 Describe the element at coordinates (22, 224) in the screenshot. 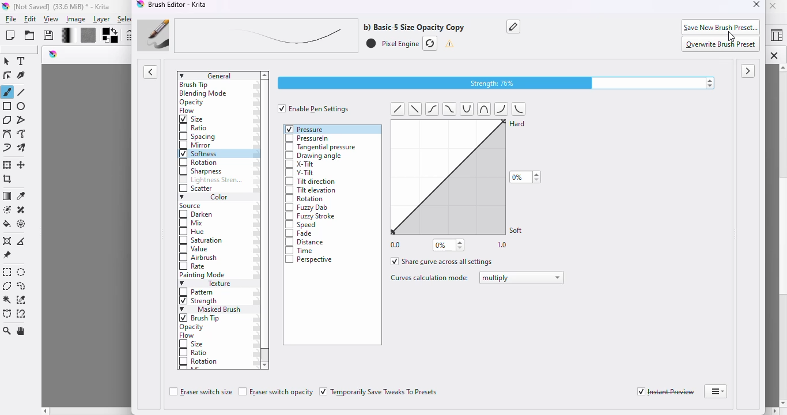

I see `enclose and fill tool` at that location.